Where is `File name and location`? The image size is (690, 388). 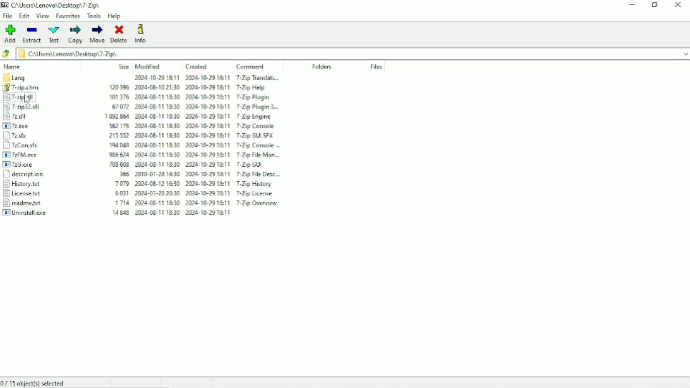
File name and location is located at coordinates (353, 54).